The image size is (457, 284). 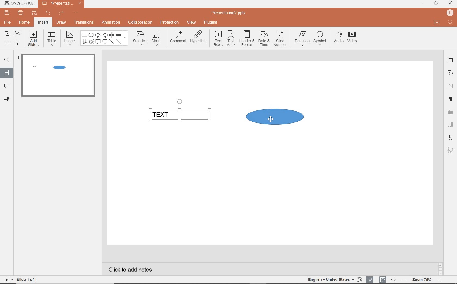 What do you see at coordinates (7, 72) in the screenshot?
I see `SLIDES` at bounding box center [7, 72].